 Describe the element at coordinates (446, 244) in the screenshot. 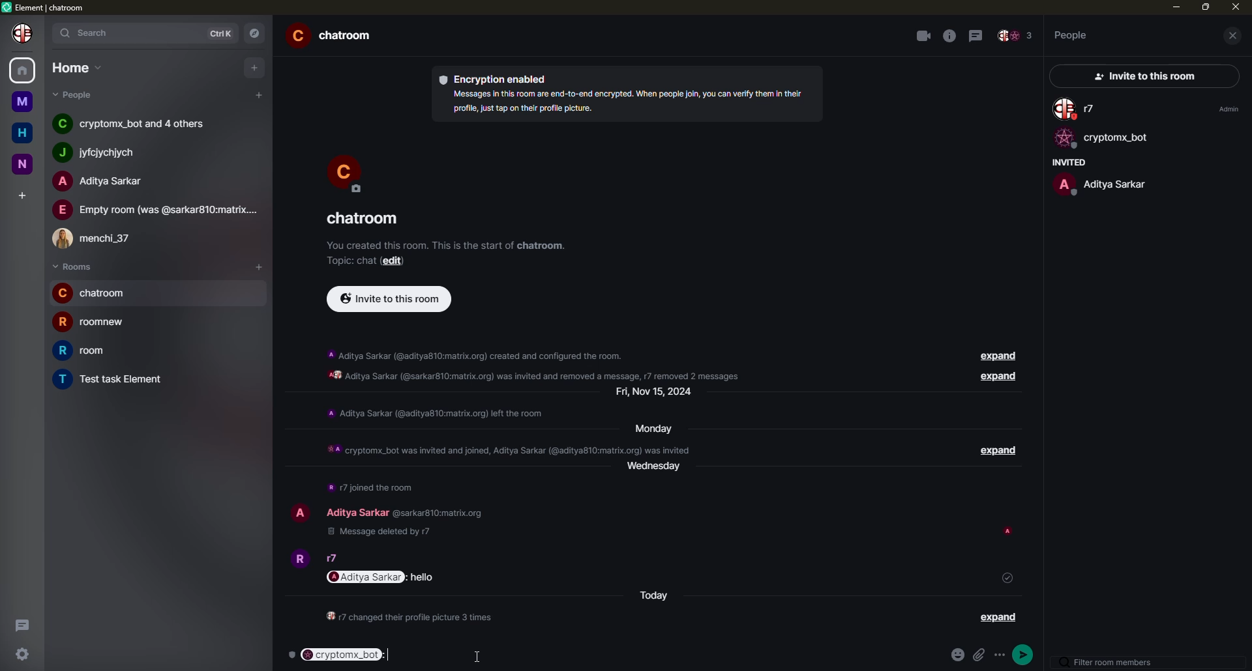

I see `info` at that location.